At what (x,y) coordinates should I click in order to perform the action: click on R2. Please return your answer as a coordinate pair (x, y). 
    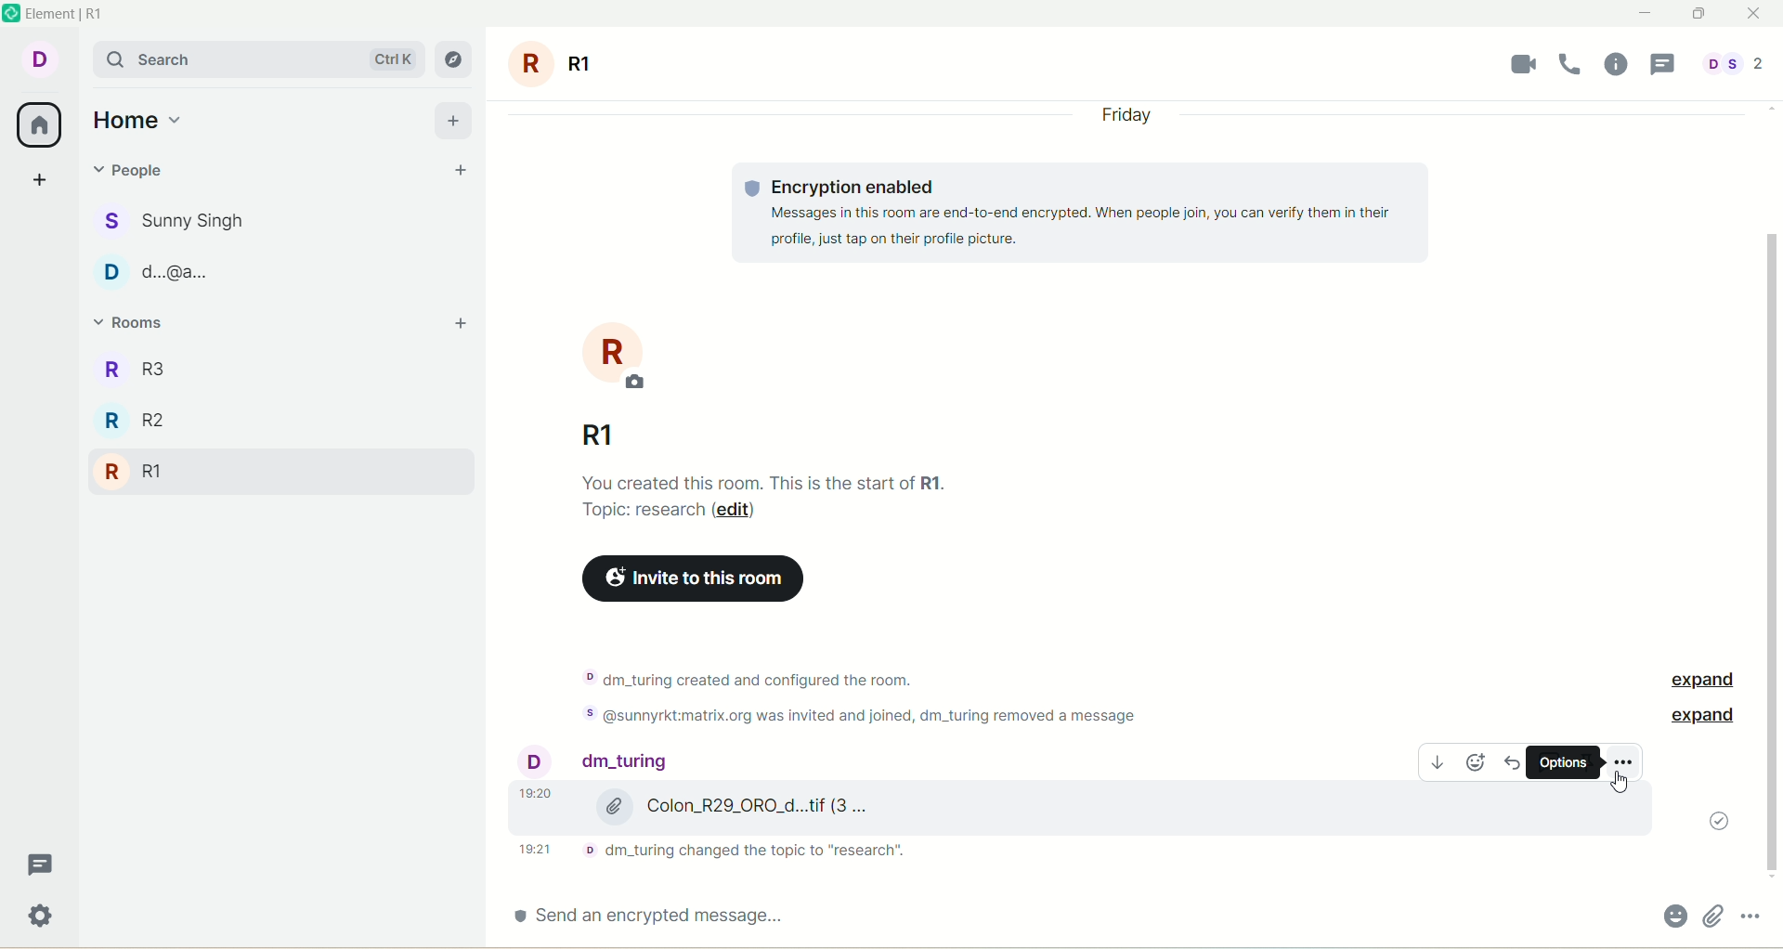
    Looking at the image, I should click on (148, 424).